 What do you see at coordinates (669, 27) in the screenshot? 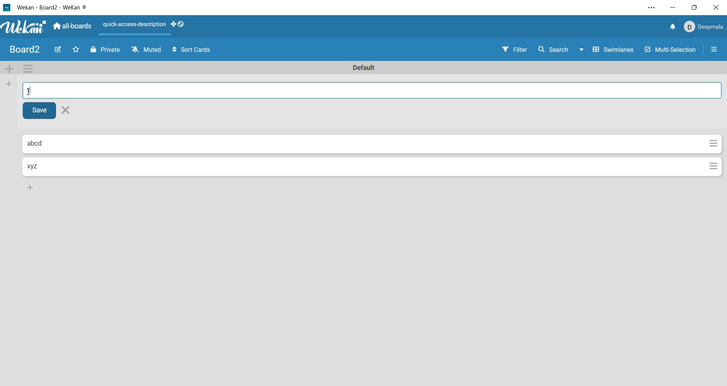
I see `notification` at bounding box center [669, 27].